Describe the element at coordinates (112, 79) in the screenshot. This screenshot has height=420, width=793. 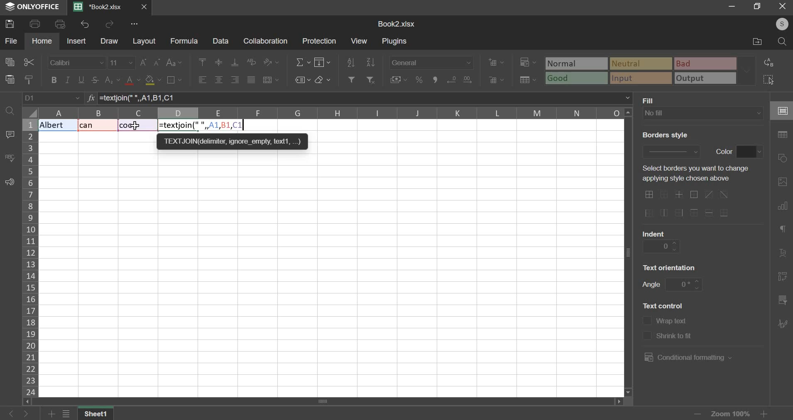
I see `subscript & superscript` at that location.